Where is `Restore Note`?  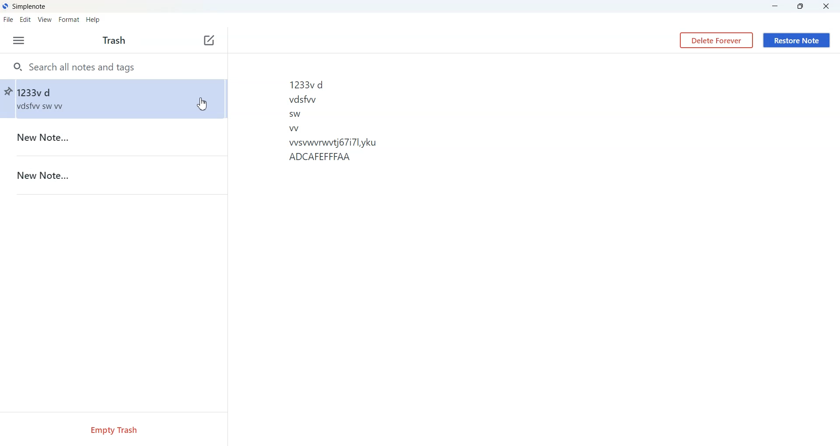
Restore Note is located at coordinates (796, 41).